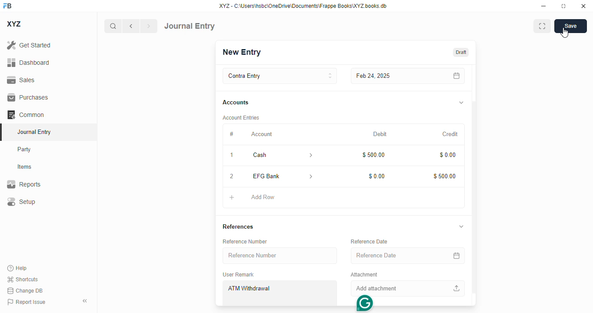  I want to click on XYZ - C:\Users\hsbc\OneDrive\Documents\Frappe Books\XYZ books. db, so click(303, 6).